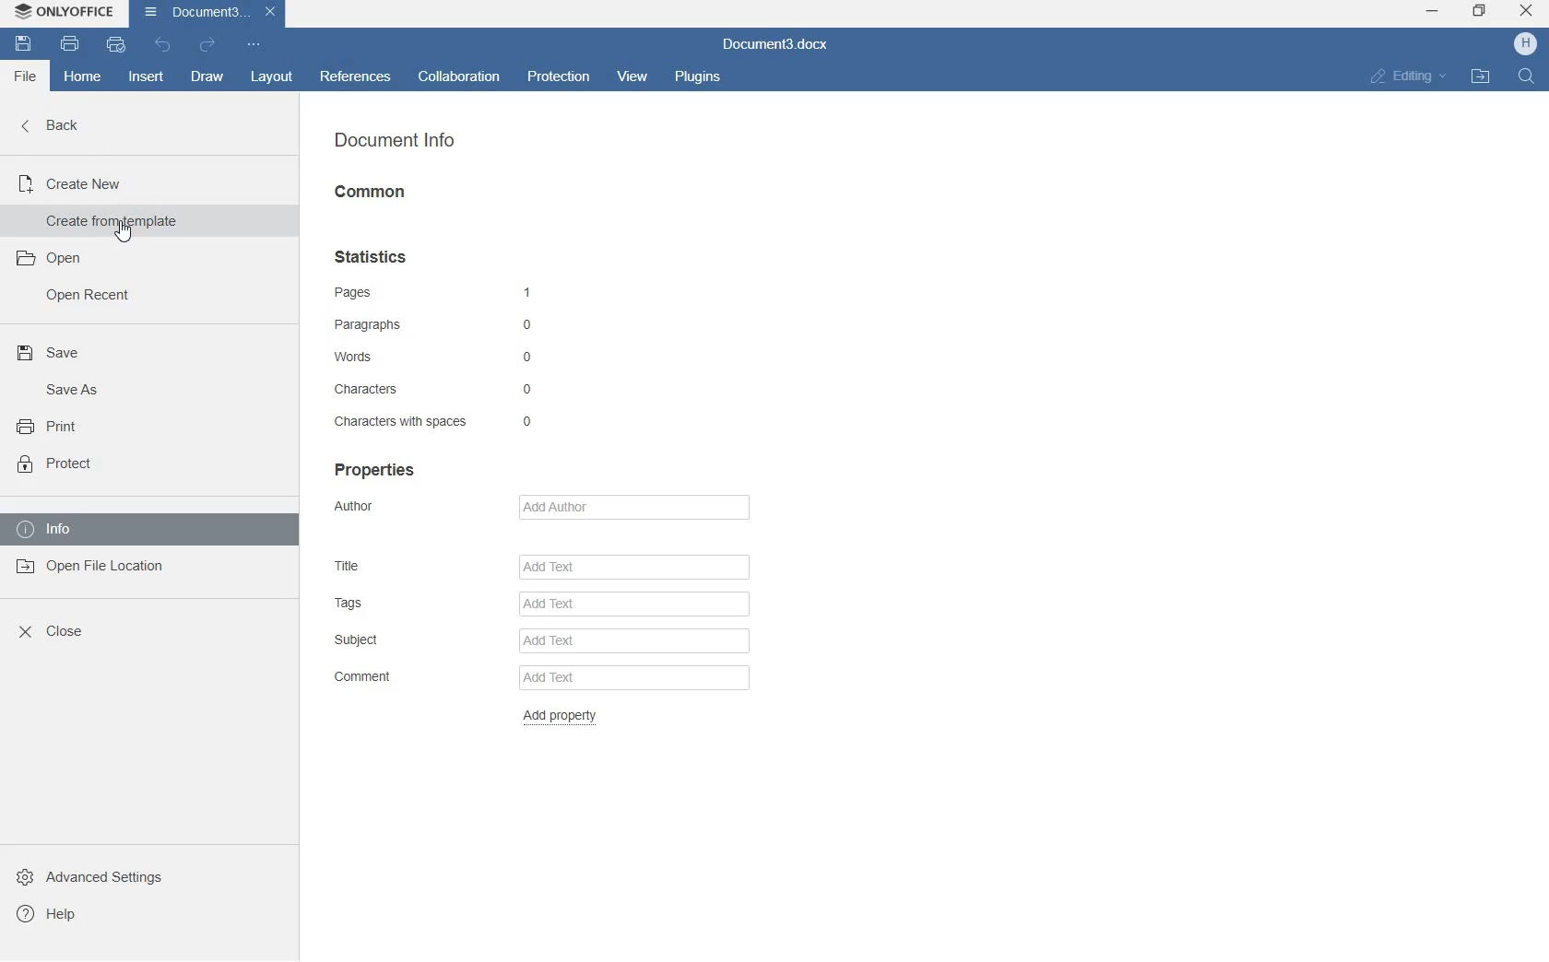 This screenshot has height=962, width=1549. What do you see at coordinates (357, 78) in the screenshot?
I see `references` at bounding box center [357, 78].